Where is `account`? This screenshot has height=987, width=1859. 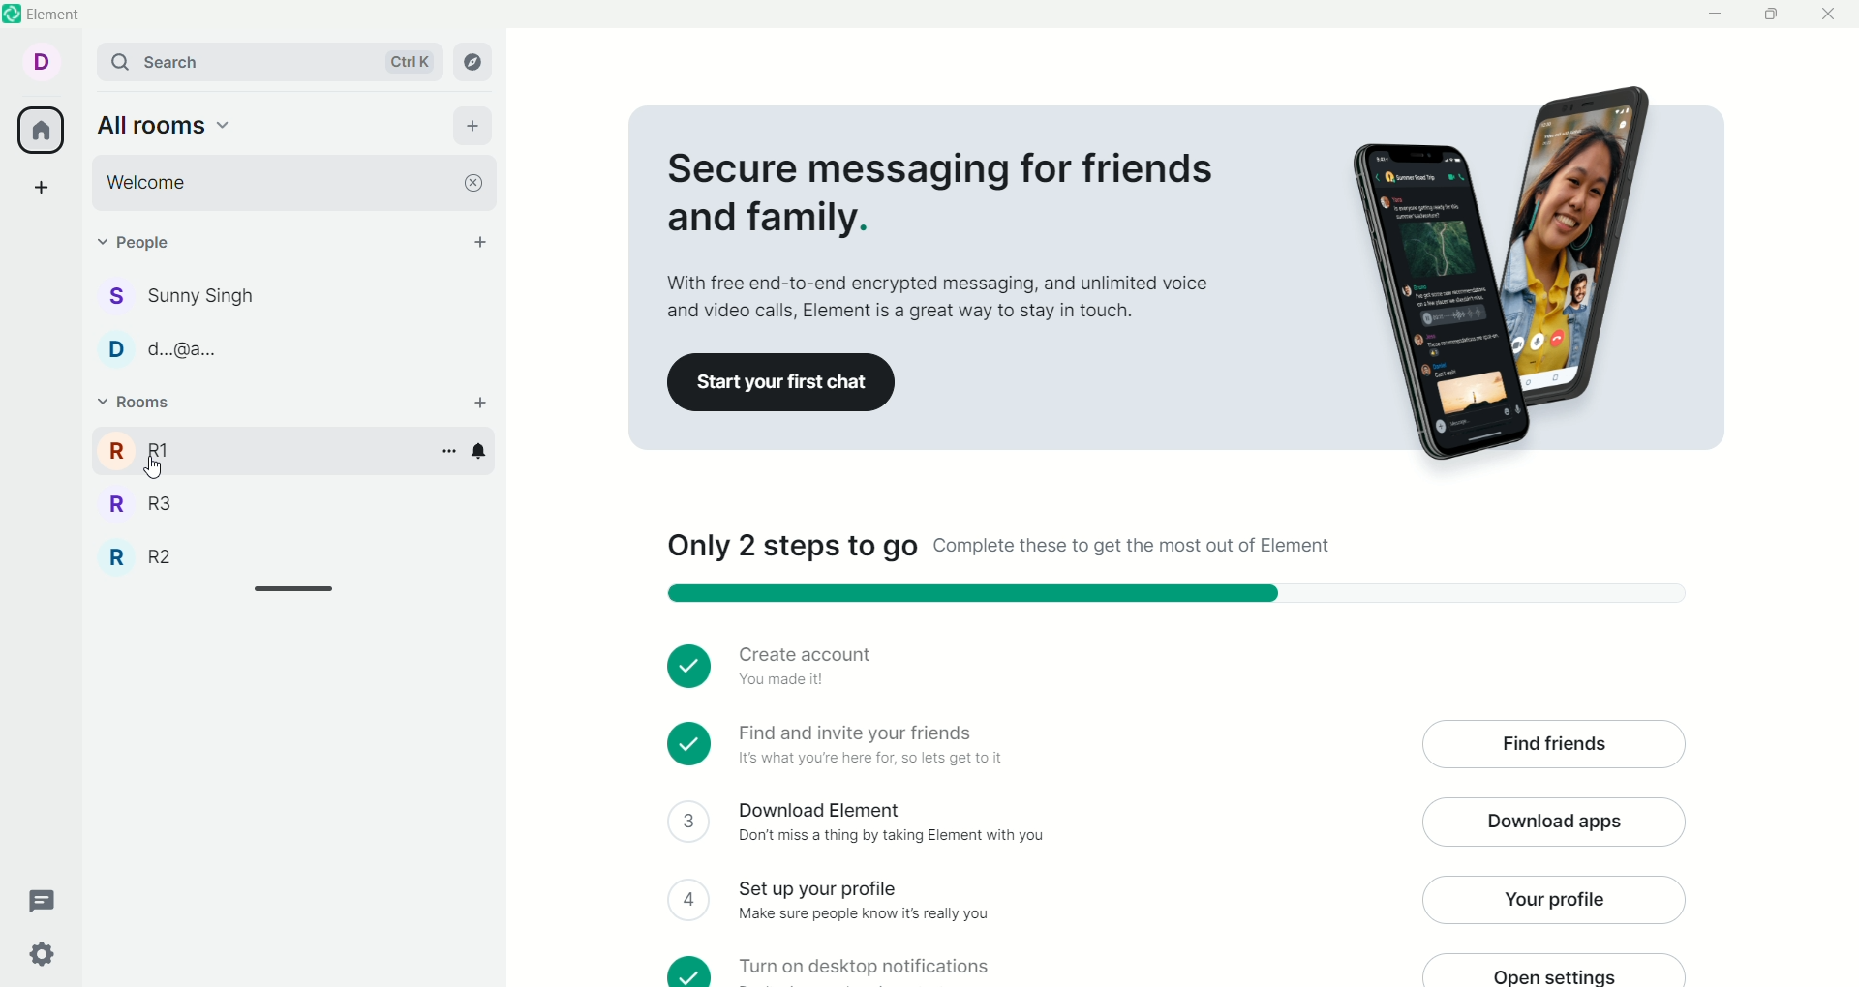
account is located at coordinates (41, 62).